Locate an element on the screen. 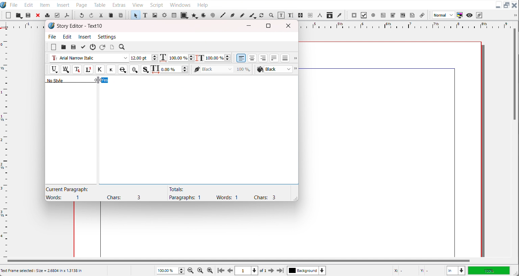 The width and height of the screenshot is (519, 276). Edit in preview mode is located at coordinates (479, 15).